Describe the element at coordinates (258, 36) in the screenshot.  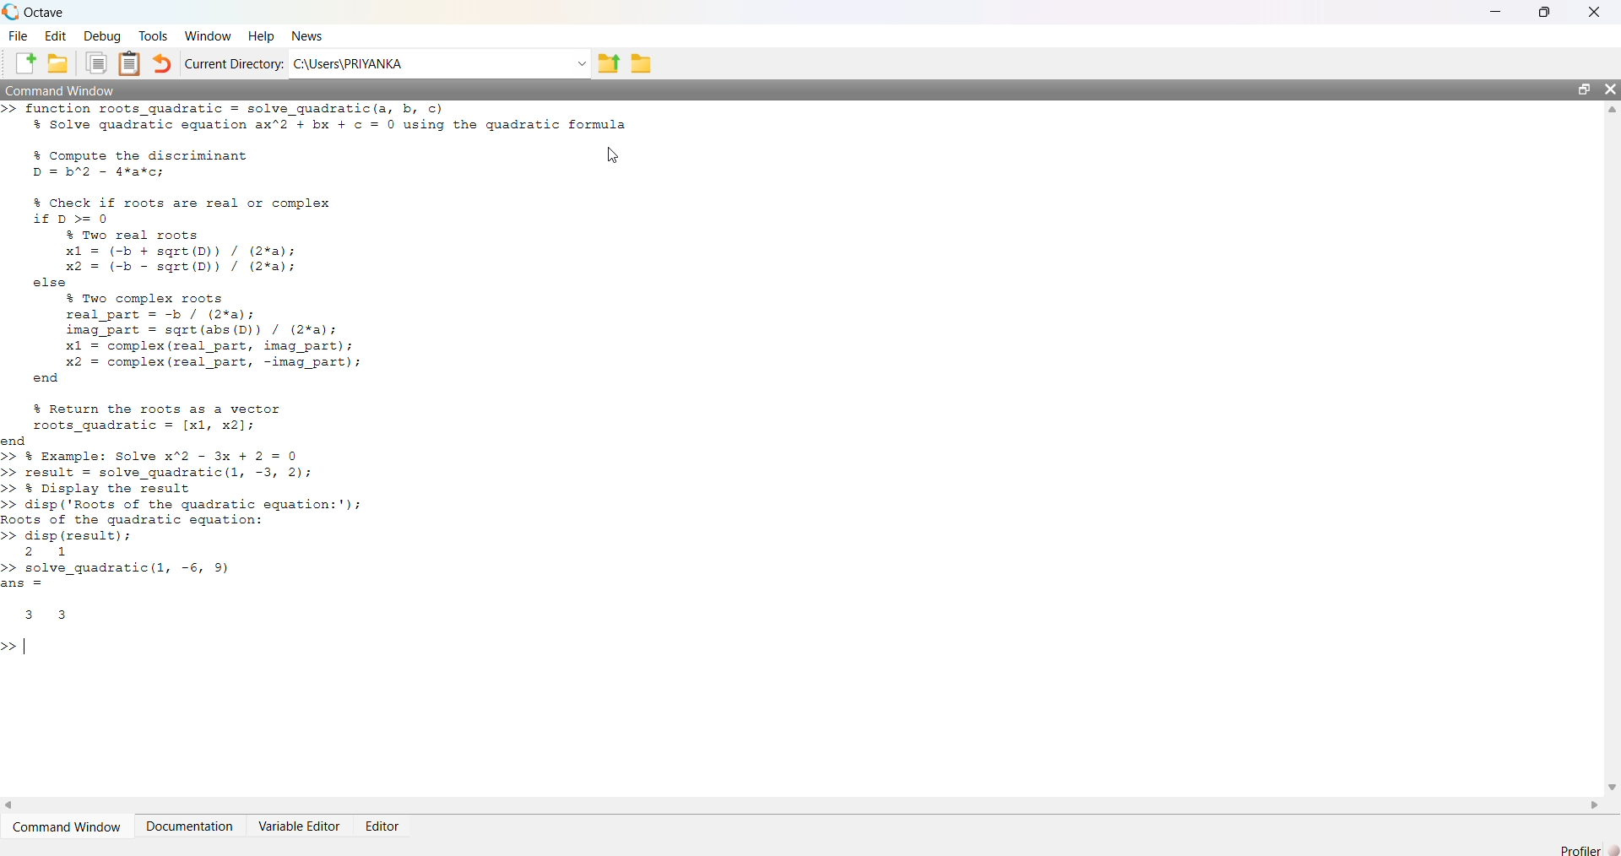
I see `Help` at that location.